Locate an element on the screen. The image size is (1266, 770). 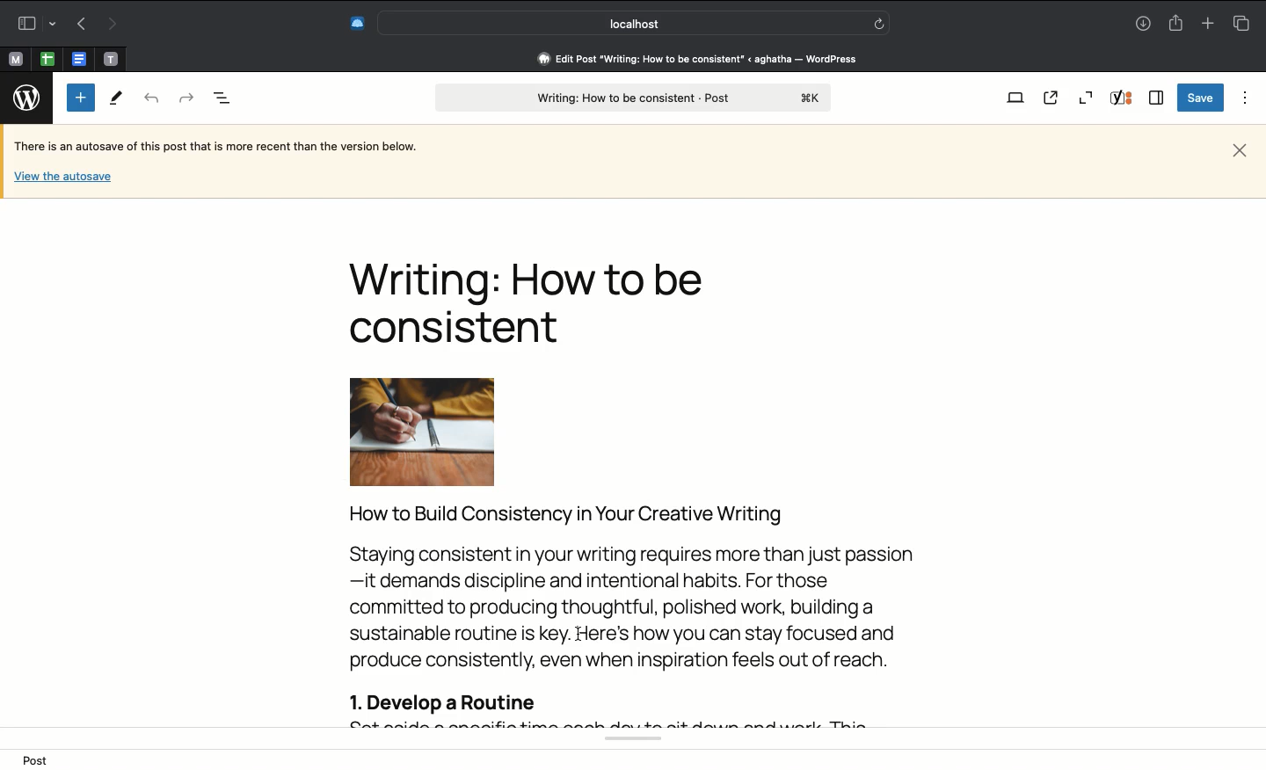
Share is located at coordinates (1178, 24).